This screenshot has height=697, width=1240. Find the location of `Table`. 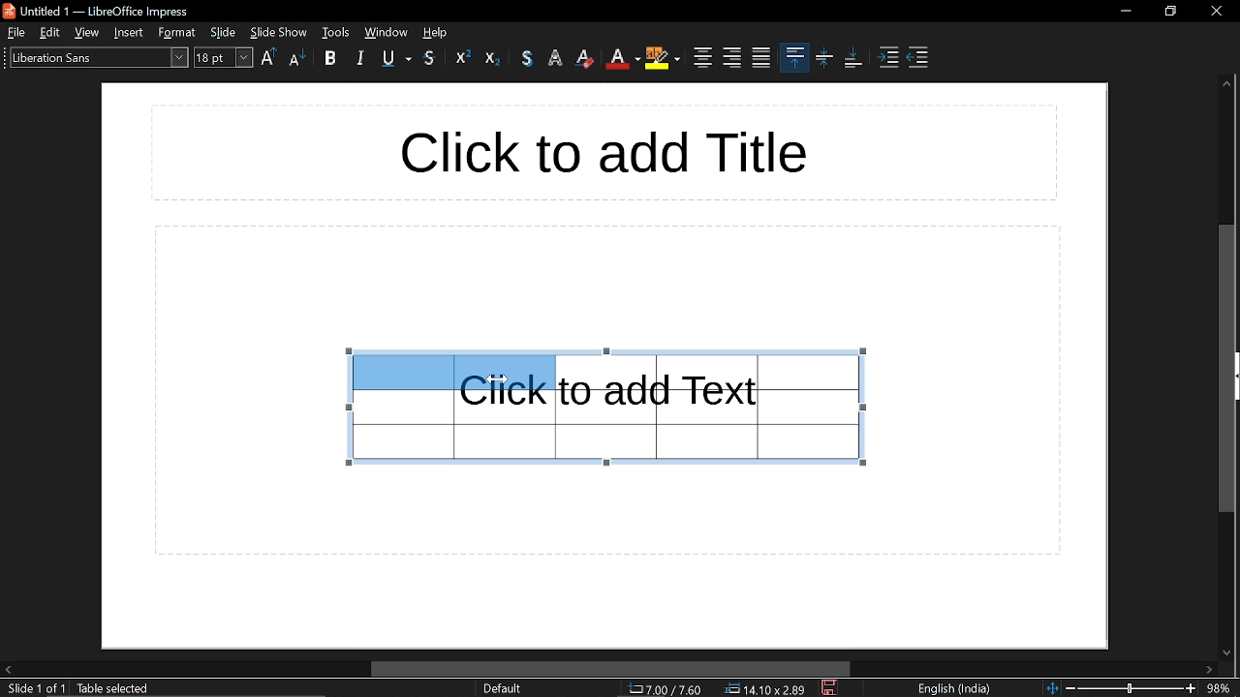

Table is located at coordinates (721, 407).